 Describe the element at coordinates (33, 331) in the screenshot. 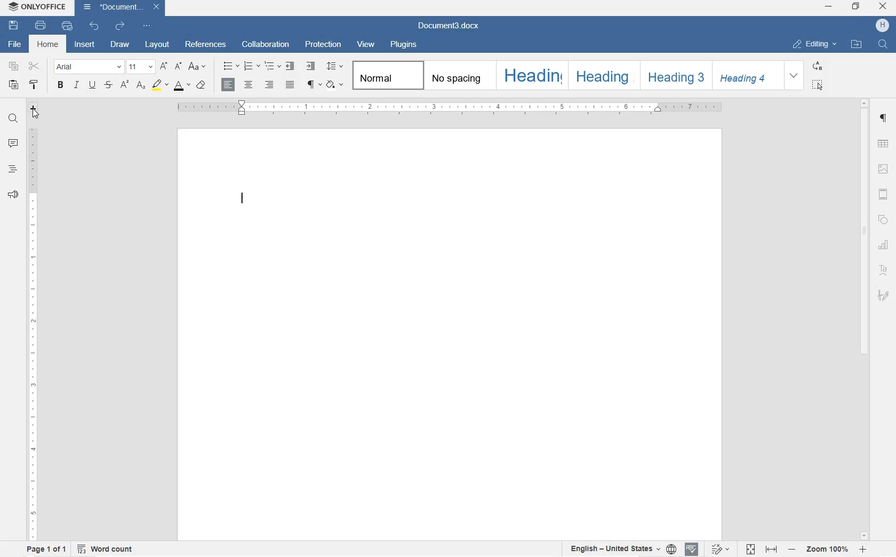

I see `RULER` at that location.